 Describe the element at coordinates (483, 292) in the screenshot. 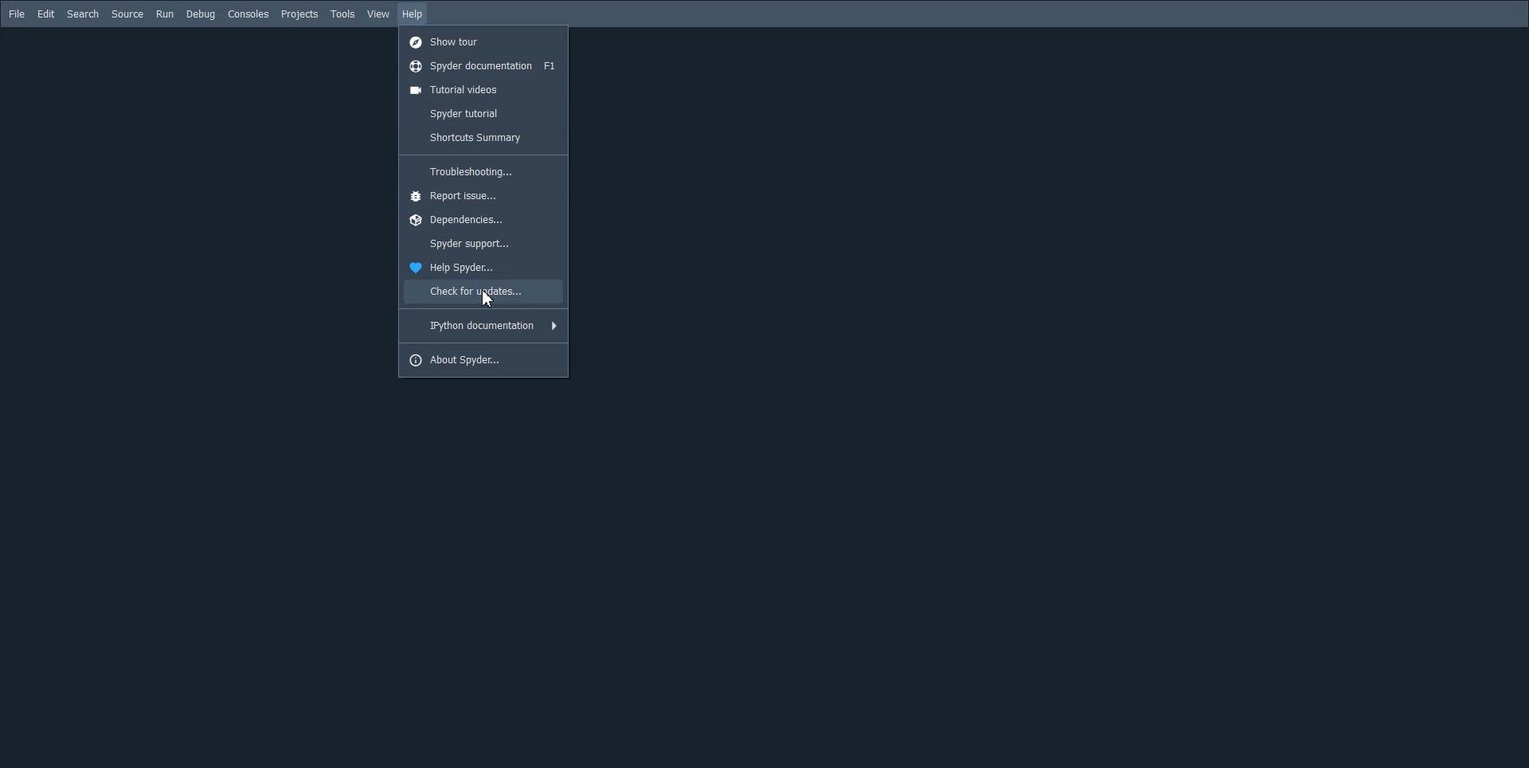

I see `Check for updates` at that location.